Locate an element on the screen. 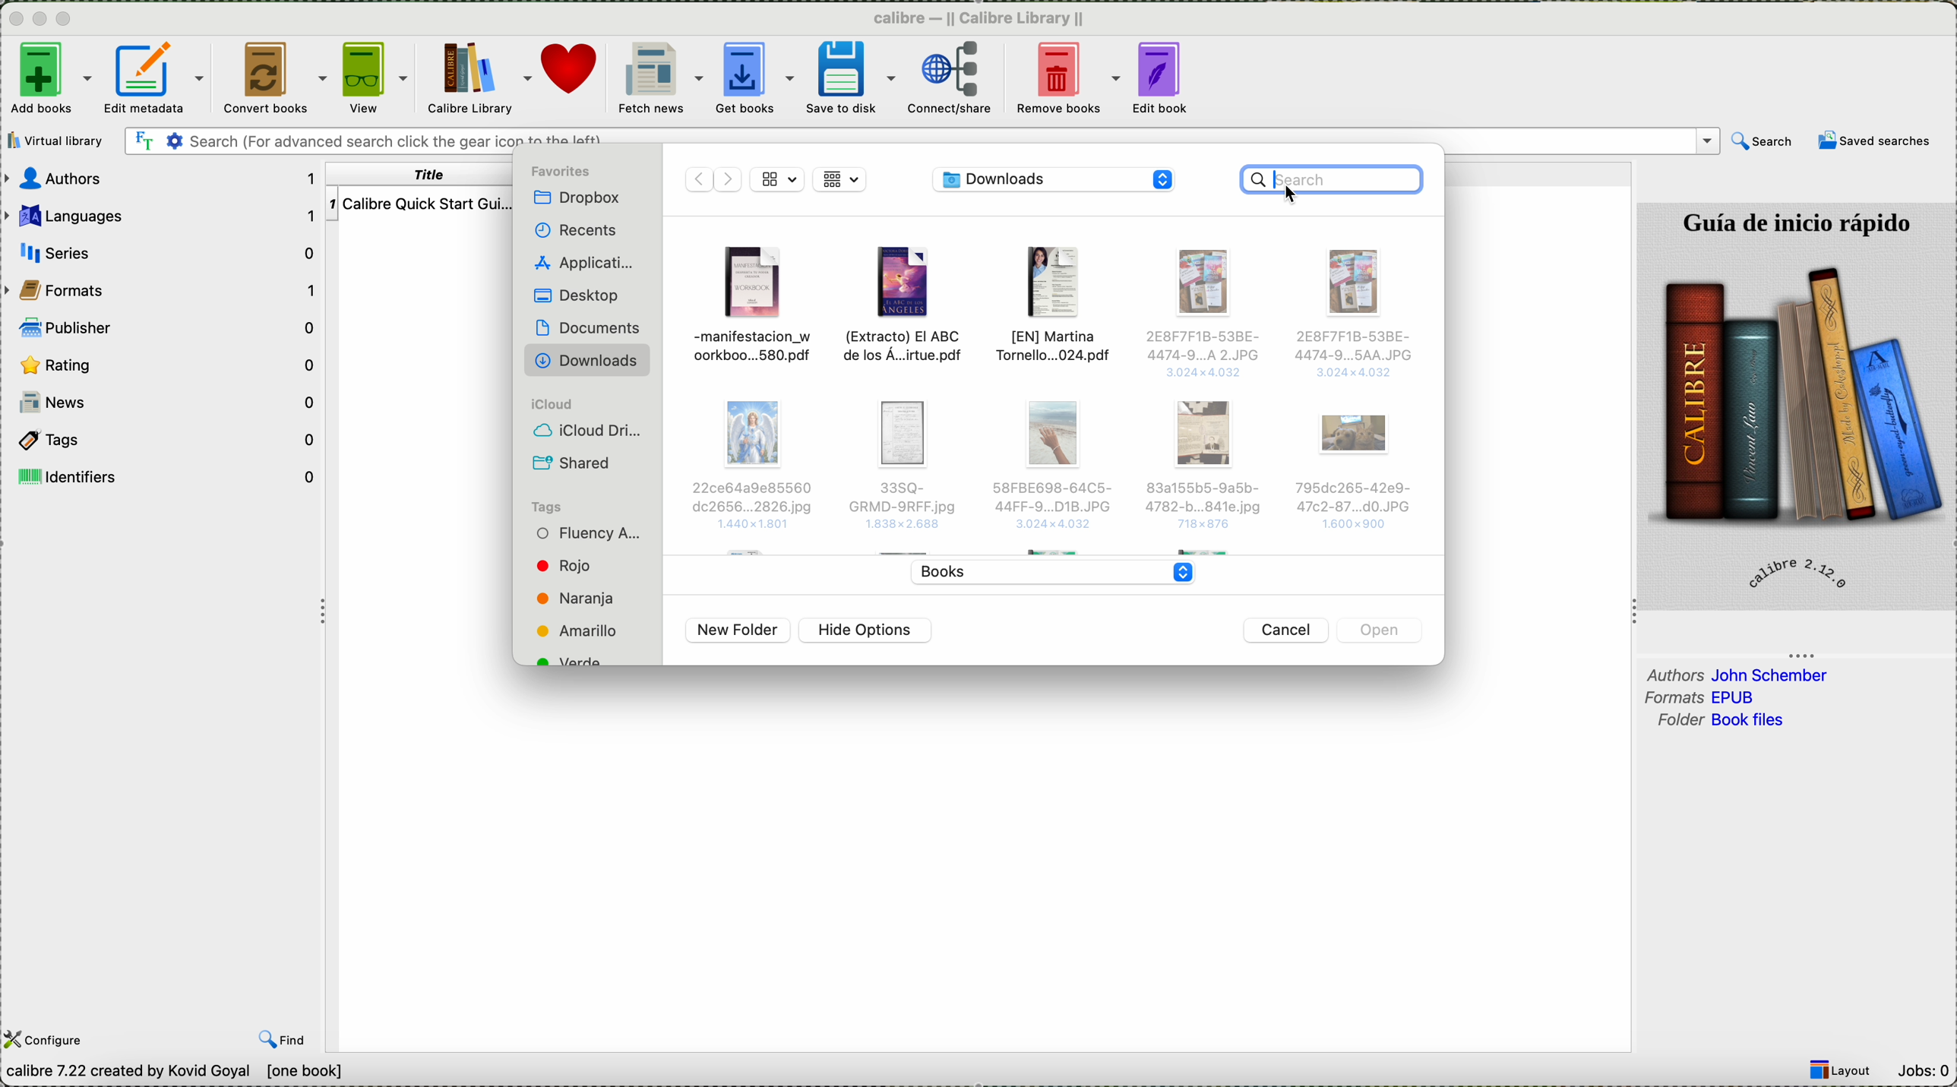 The width and height of the screenshot is (1957, 1087). image quick start guide is located at coordinates (1798, 406).